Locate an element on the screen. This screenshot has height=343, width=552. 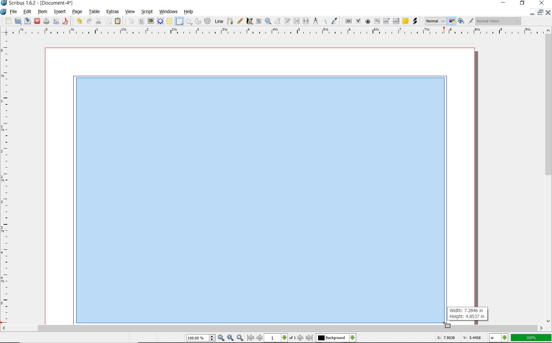
go to previous page is located at coordinates (260, 338).